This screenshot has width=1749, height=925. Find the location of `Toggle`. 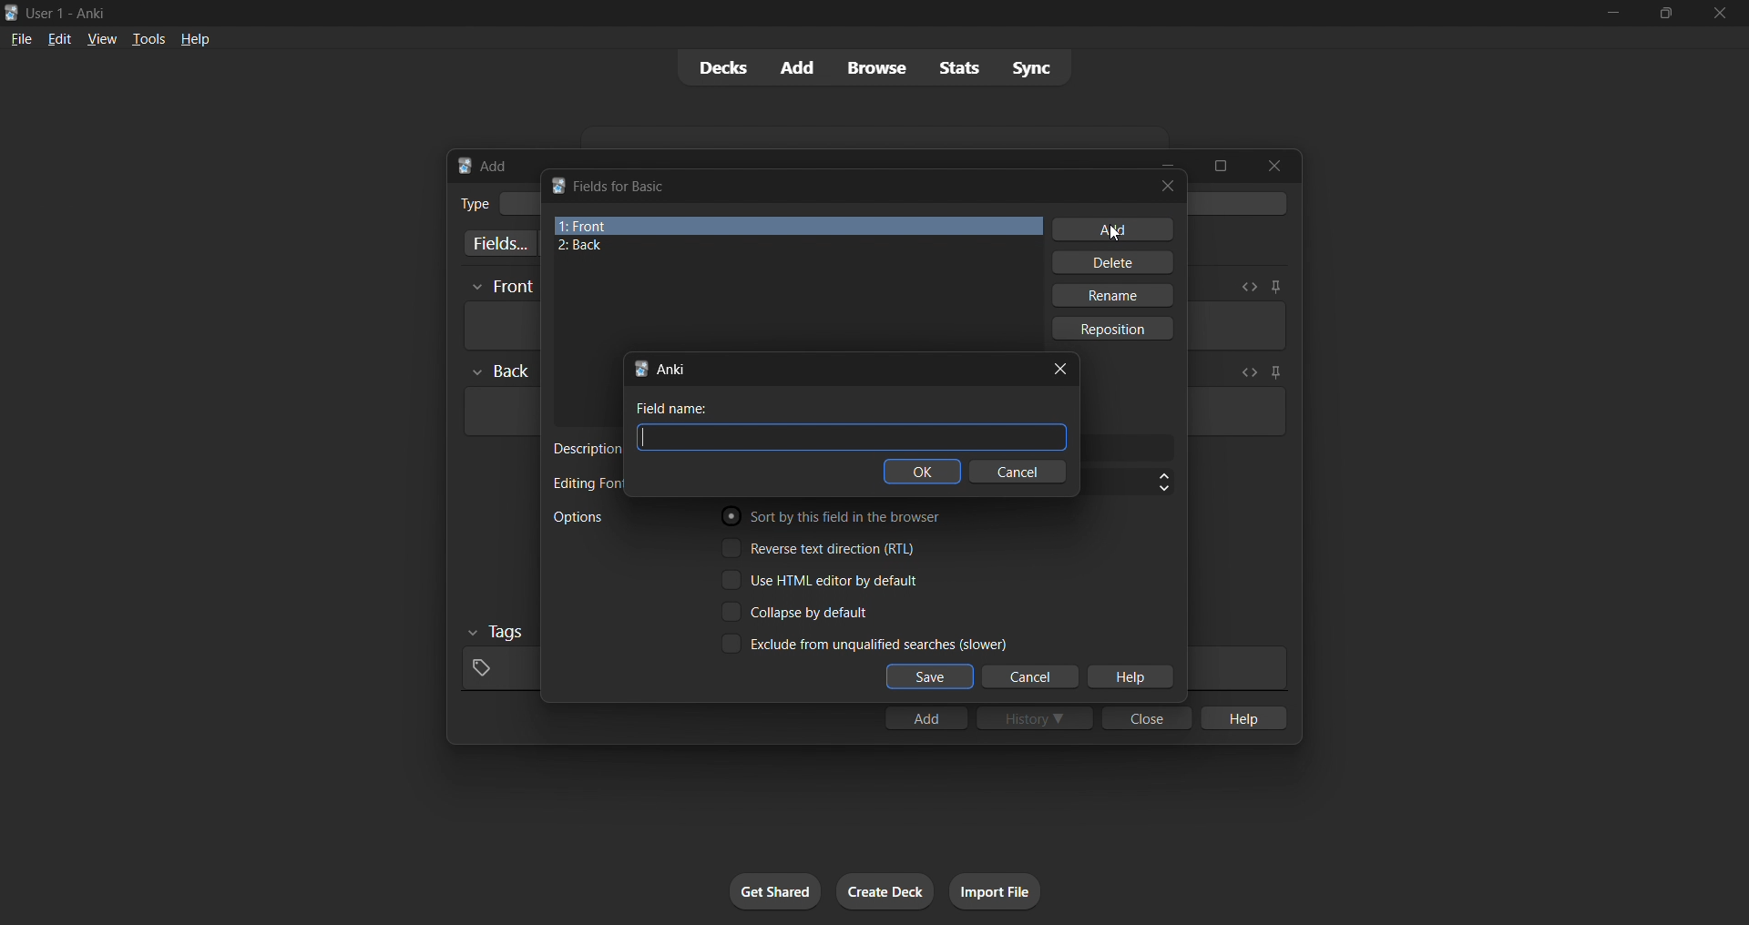

Toggle is located at coordinates (822, 547).